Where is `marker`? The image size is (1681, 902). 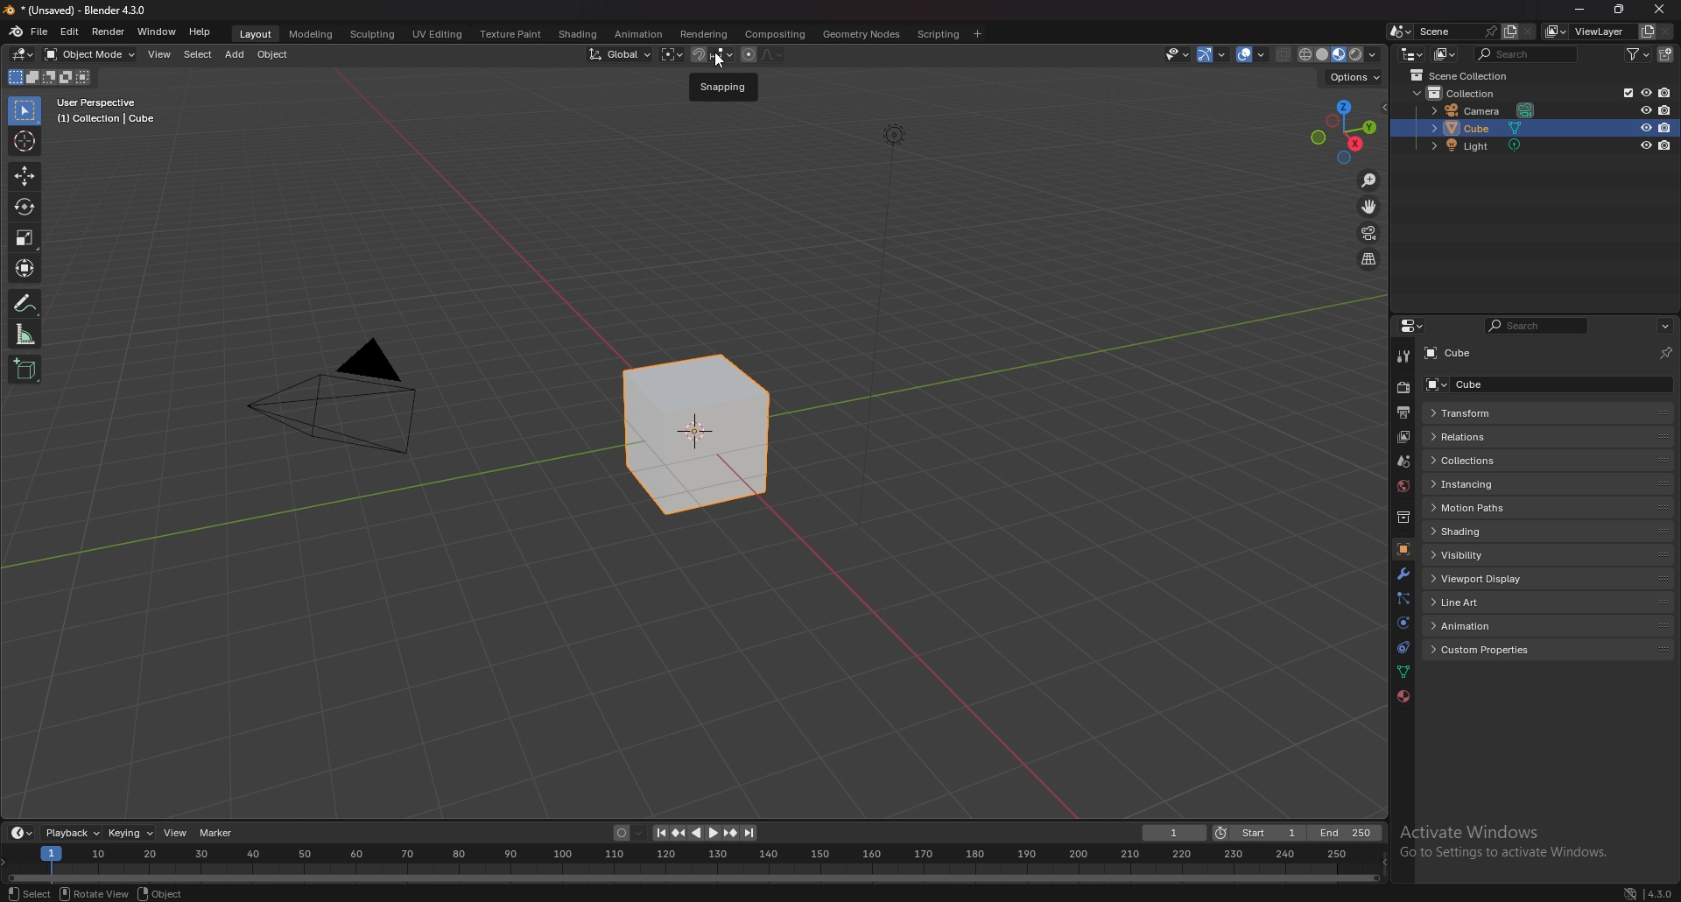 marker is located at coordinates (220, 834).